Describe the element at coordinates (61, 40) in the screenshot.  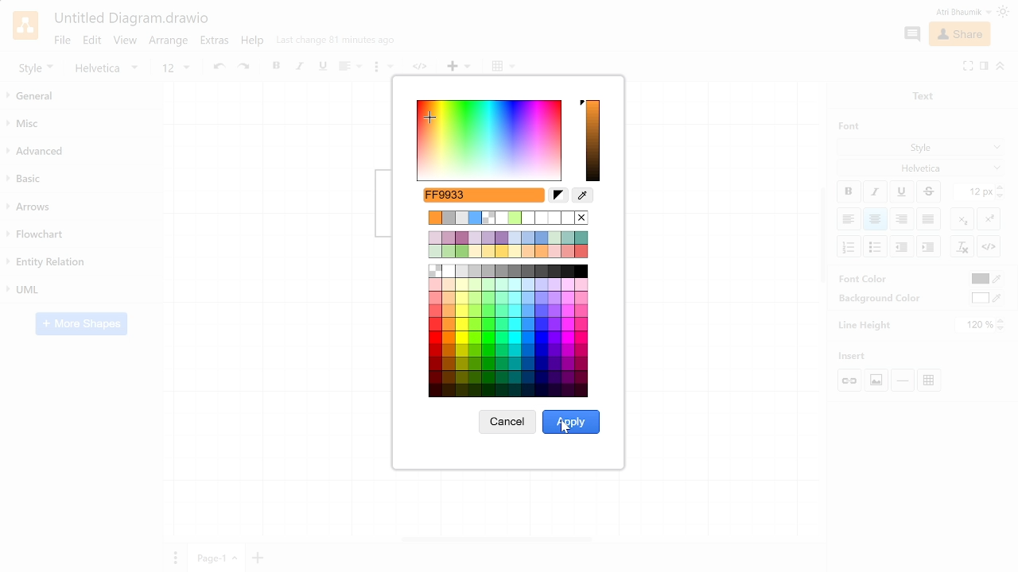
I see `File` at that location.